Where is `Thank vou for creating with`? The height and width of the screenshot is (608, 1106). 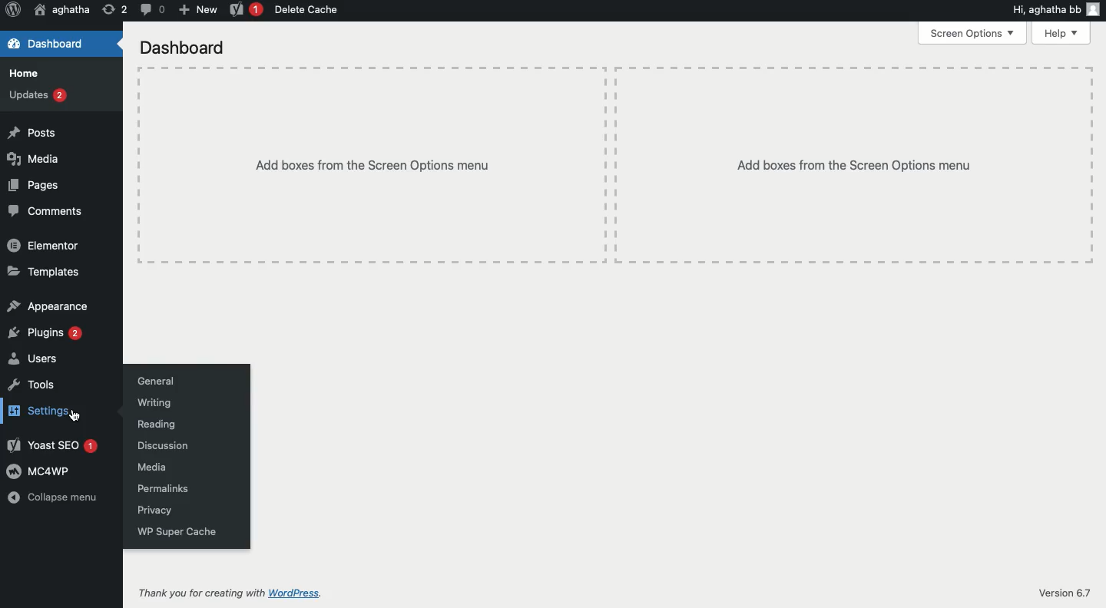 Thank vou for creating with is located at coordinates (202, 592).